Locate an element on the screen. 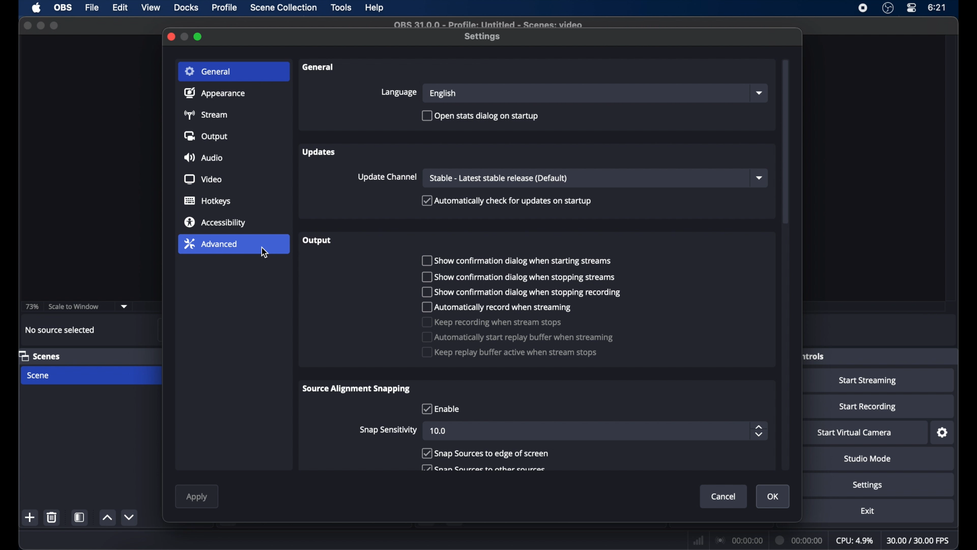  start recording is located at coordinates (868, 407).